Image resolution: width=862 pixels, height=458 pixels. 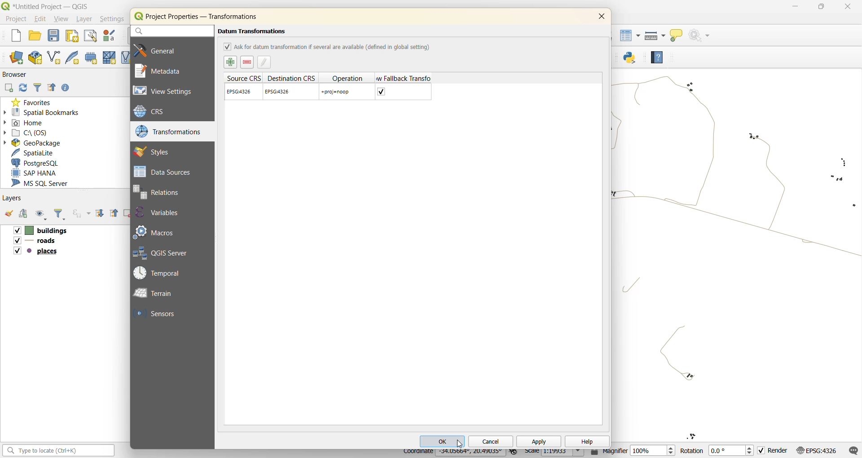 I want to click on manage map, so click(x=41, y=215).